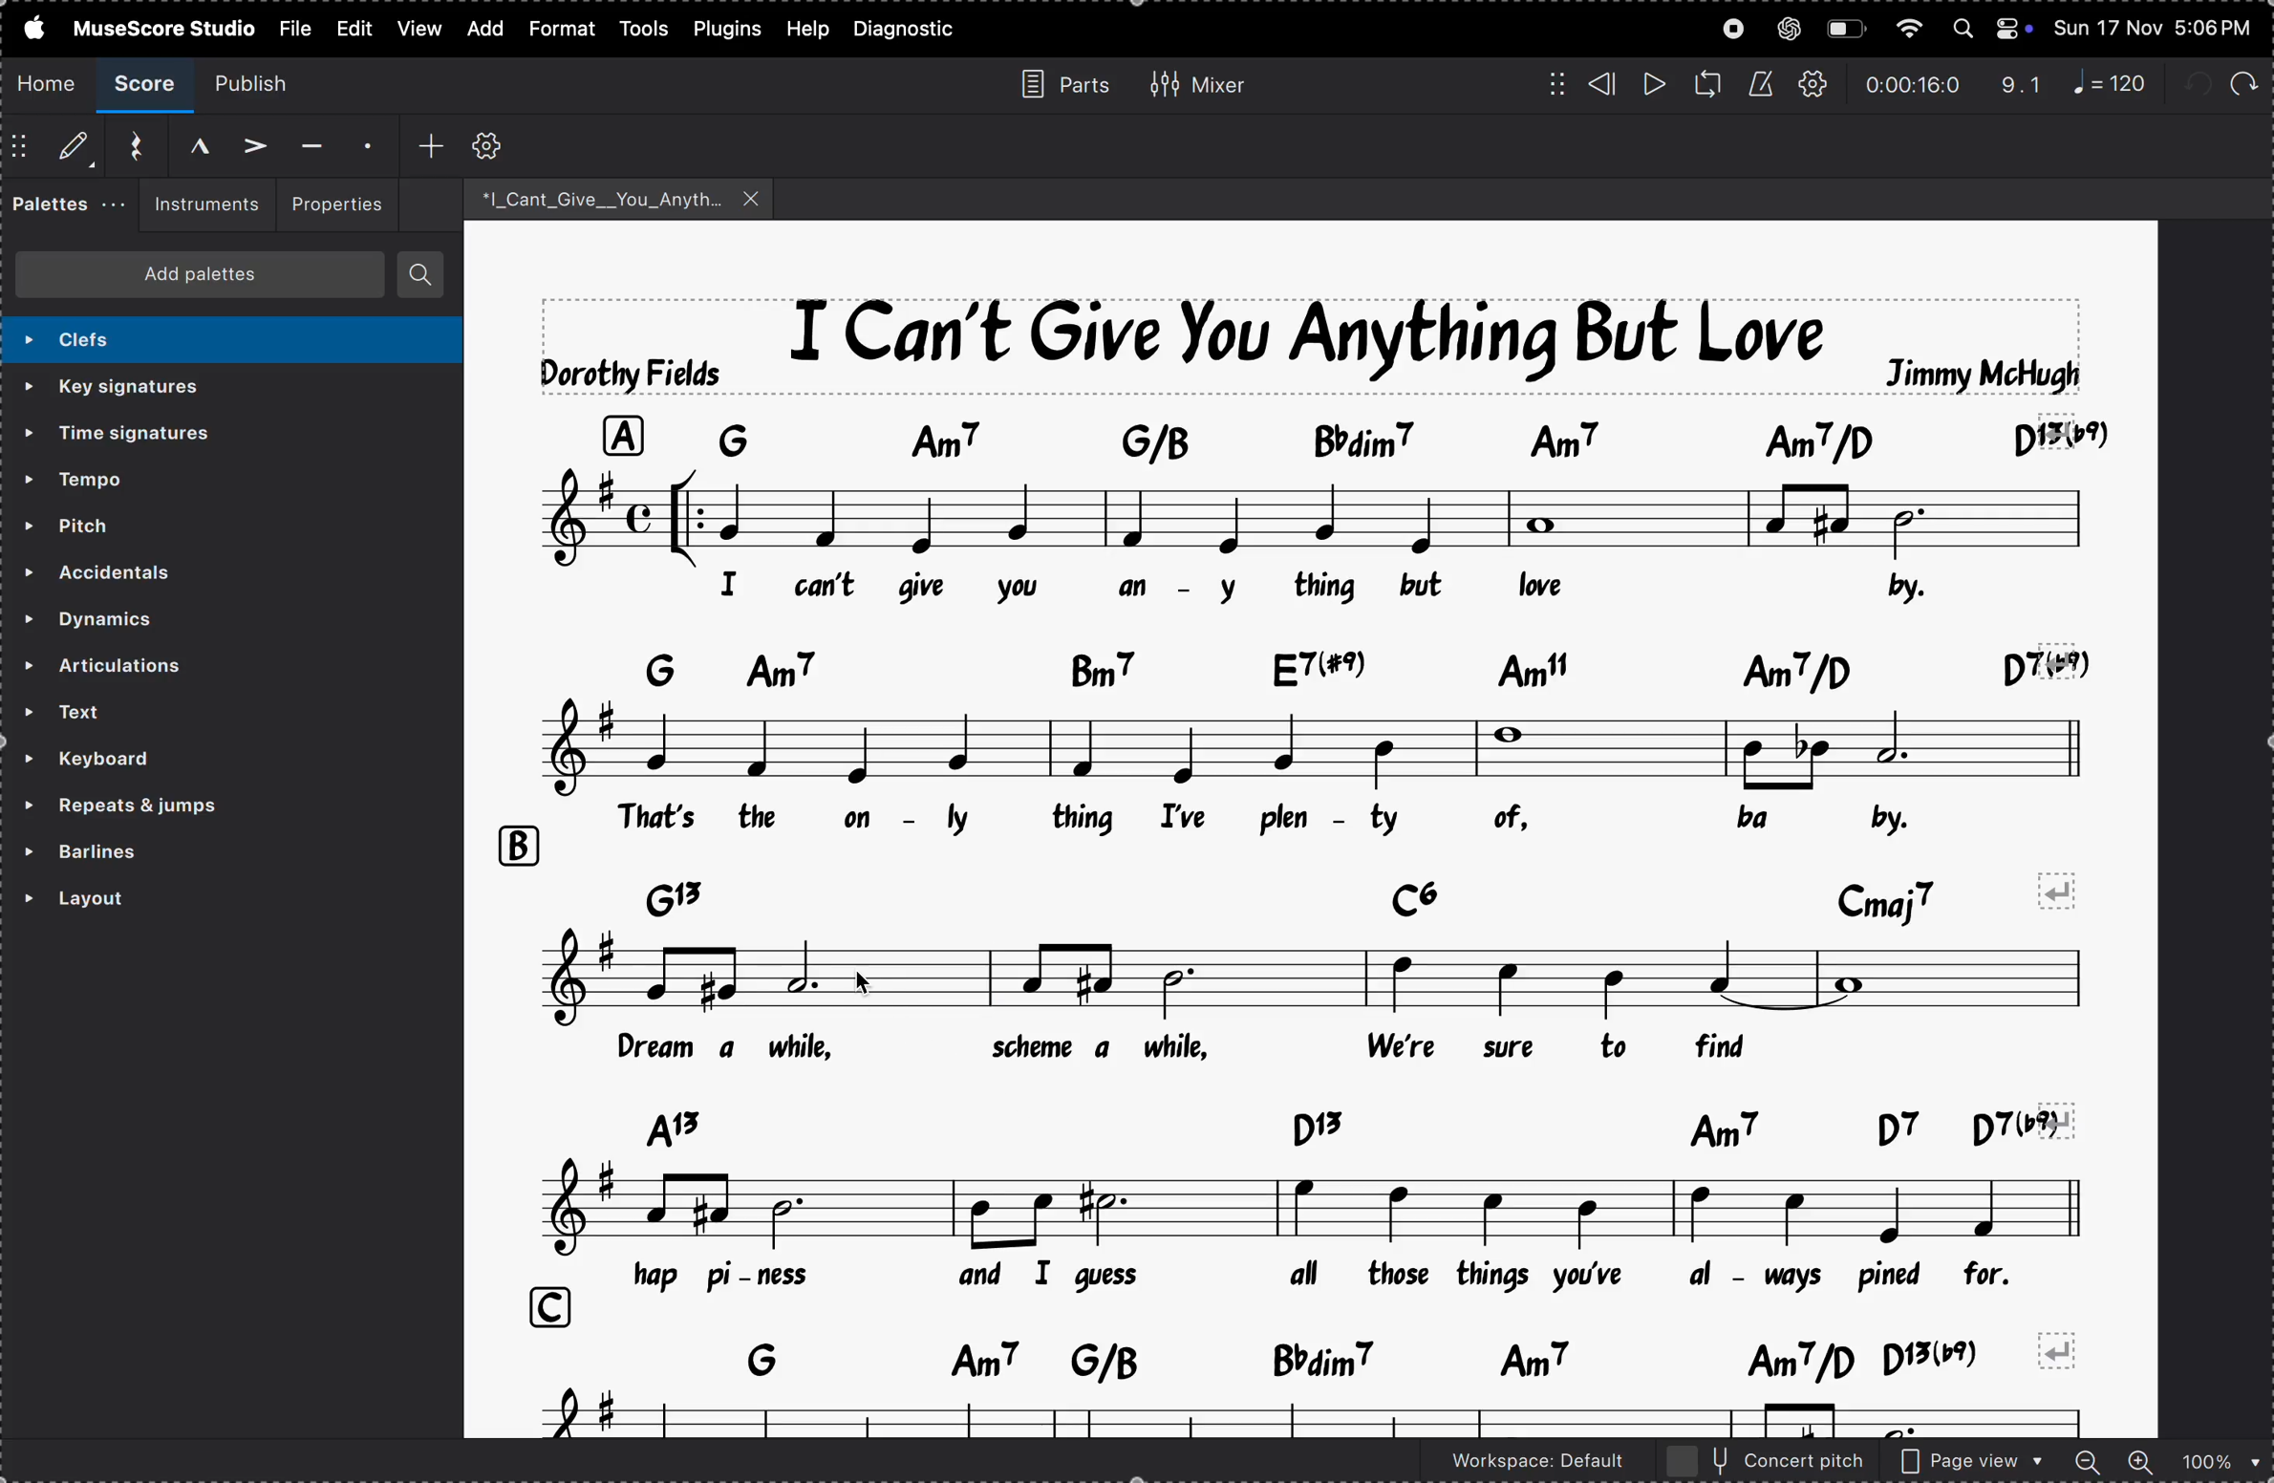 The height and width of the screenshot is (1483, 2274). What do you see at coordinates (1366, 893) in the screenshot?
I see `key notes` at bounding box center [1366, 893].